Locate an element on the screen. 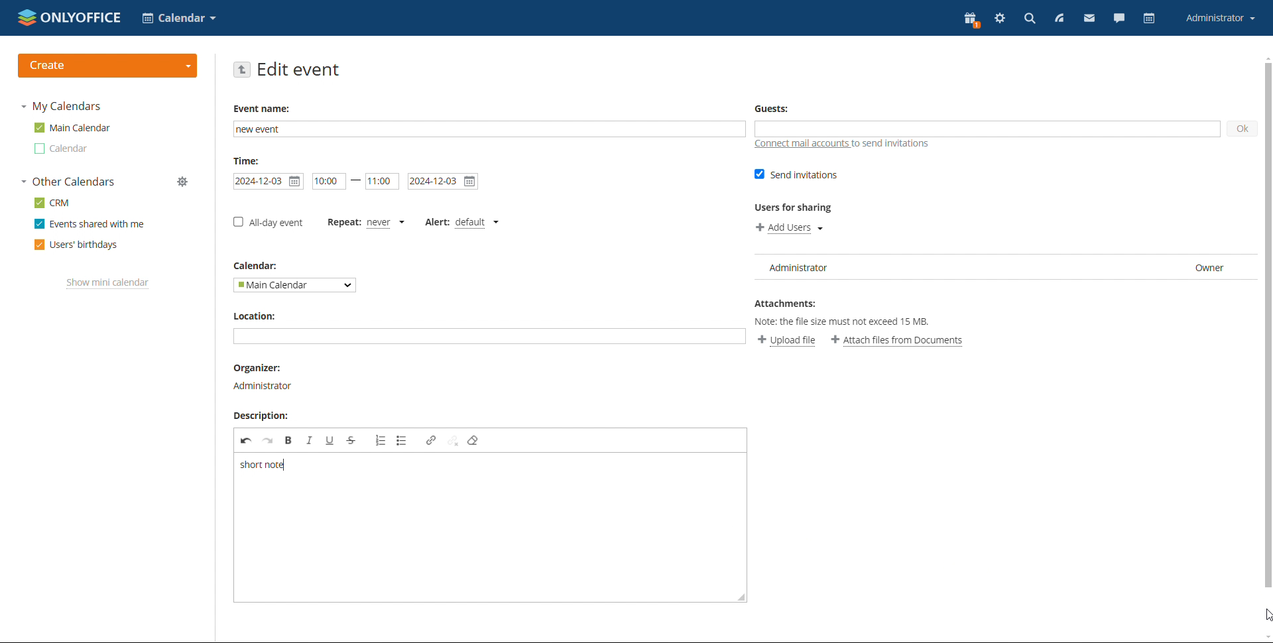 The height and width of the screenshot is (643, 1273). link is located at coordinates (432, 439).